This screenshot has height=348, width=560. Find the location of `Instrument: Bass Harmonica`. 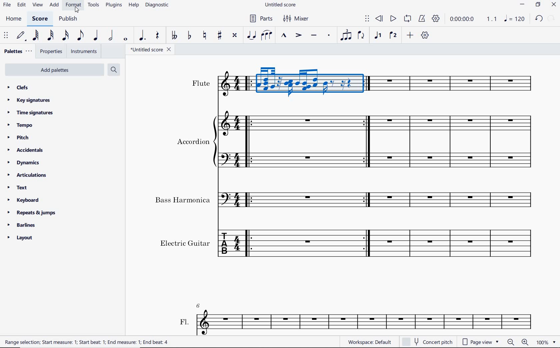

Instrument: Bass Harmonica is located at coordinates (346, 197).